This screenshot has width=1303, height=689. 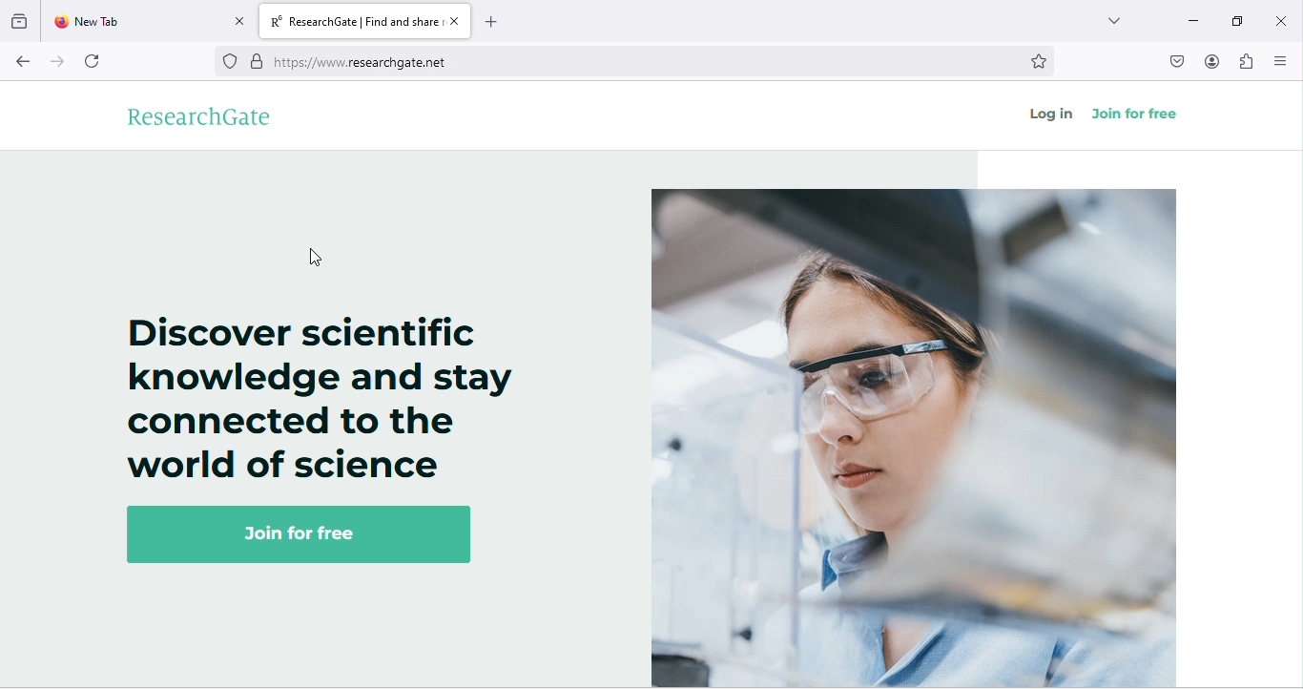 I want to click on join for free, so click(x=1136, y=110).